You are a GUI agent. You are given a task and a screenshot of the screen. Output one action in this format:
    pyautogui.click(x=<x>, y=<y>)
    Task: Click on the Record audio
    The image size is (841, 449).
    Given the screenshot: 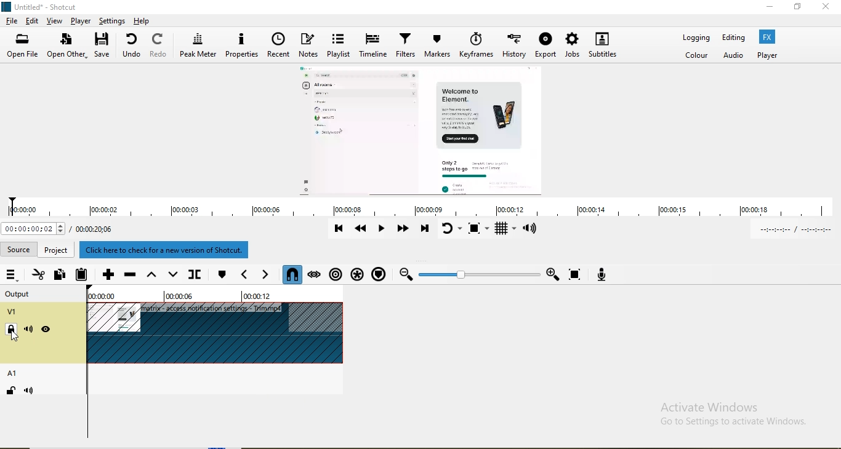 What is the action you would take?
    pyautogui.click(x=599, y=273)
    